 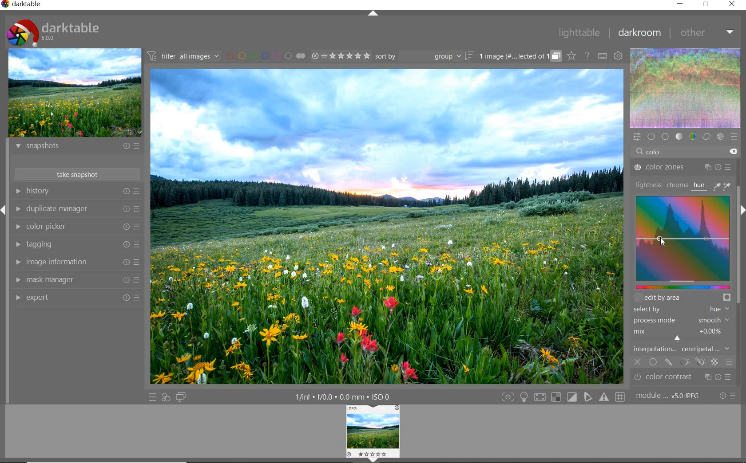 What do you see at coordinates (679, 136) in the screenshot?
I see `tone` at bounding box center [679, 136].